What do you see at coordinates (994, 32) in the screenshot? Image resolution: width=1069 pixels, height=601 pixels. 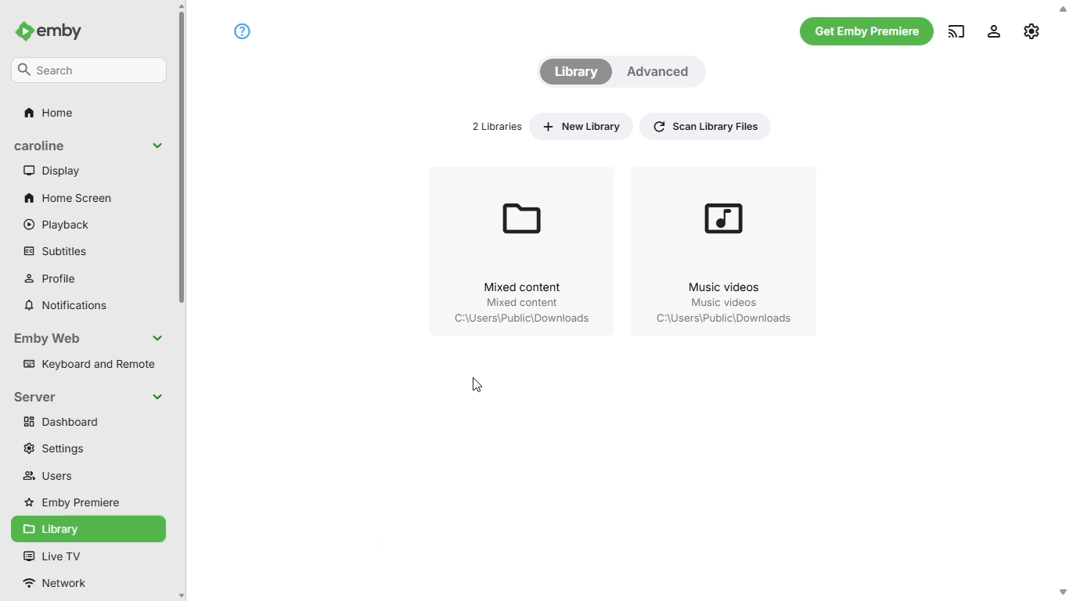 I see `manage emby server` at bounding box center [994, 32].